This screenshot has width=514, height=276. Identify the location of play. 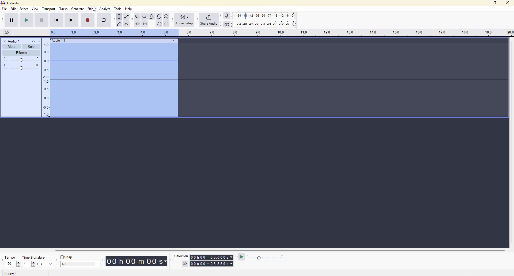
(27, 20).